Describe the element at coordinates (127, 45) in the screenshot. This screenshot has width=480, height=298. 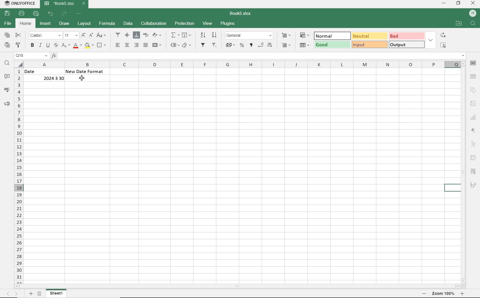
I see `ALIGN CENTER` at that location.